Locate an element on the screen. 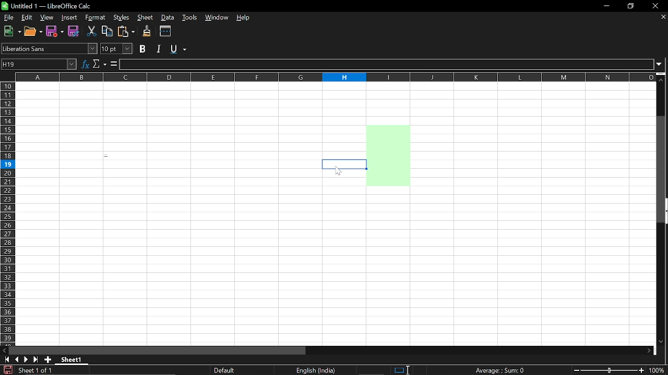 This screenshot has width=668, height=375. Current Zoom is located at coordinates (659, 371).